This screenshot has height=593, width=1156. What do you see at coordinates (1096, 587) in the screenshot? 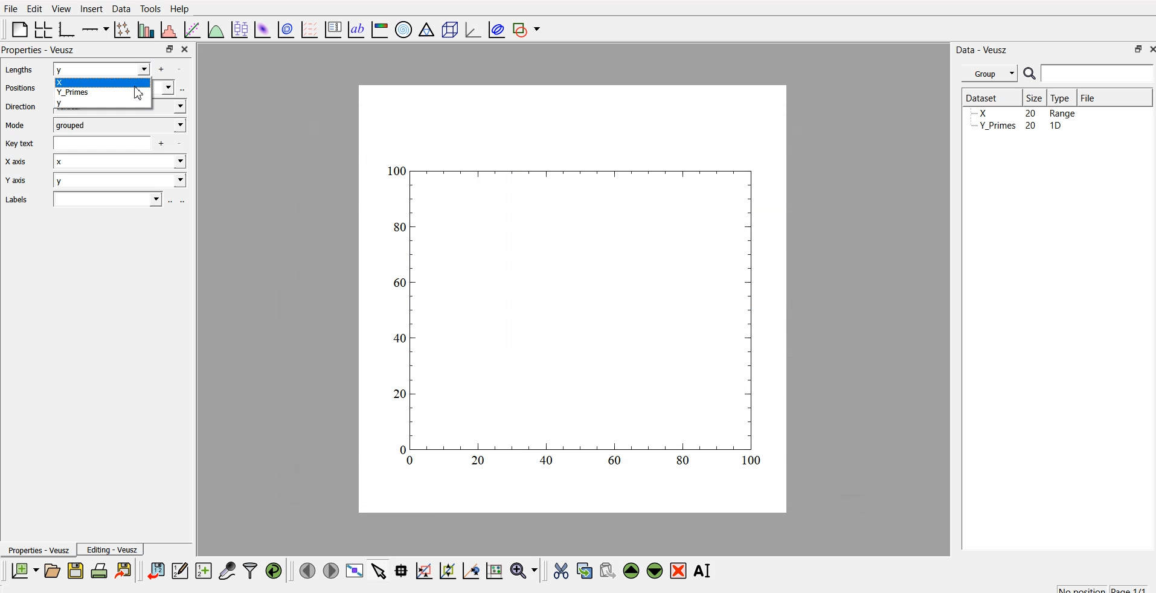
I see `no position page 1/1` at bounding box center [1096, 587].